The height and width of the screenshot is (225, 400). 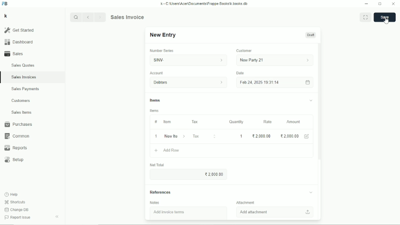 I want to click on Items, so click(x=155, y=111).